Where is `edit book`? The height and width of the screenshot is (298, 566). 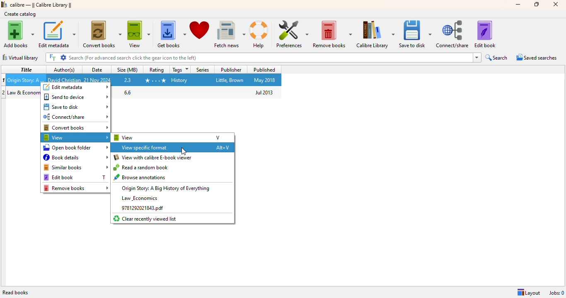
edit book is located at coordinates (58, 178).